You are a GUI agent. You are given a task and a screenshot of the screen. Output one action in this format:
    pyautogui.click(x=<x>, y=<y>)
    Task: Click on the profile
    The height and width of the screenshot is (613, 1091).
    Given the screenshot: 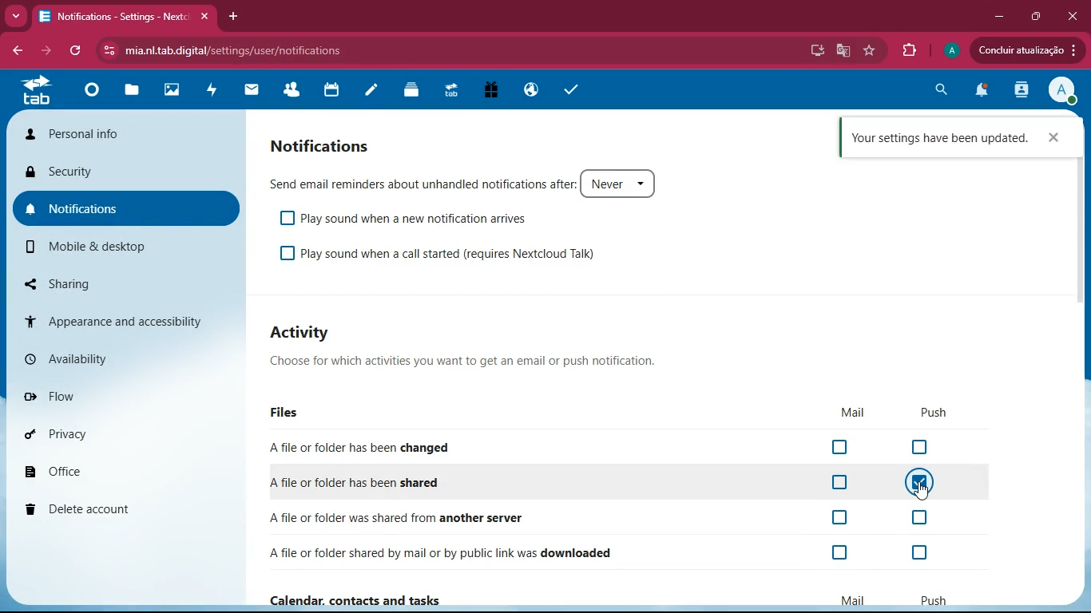 What is the action you would take?
    pyautogui.click(x=949, y=50)
    